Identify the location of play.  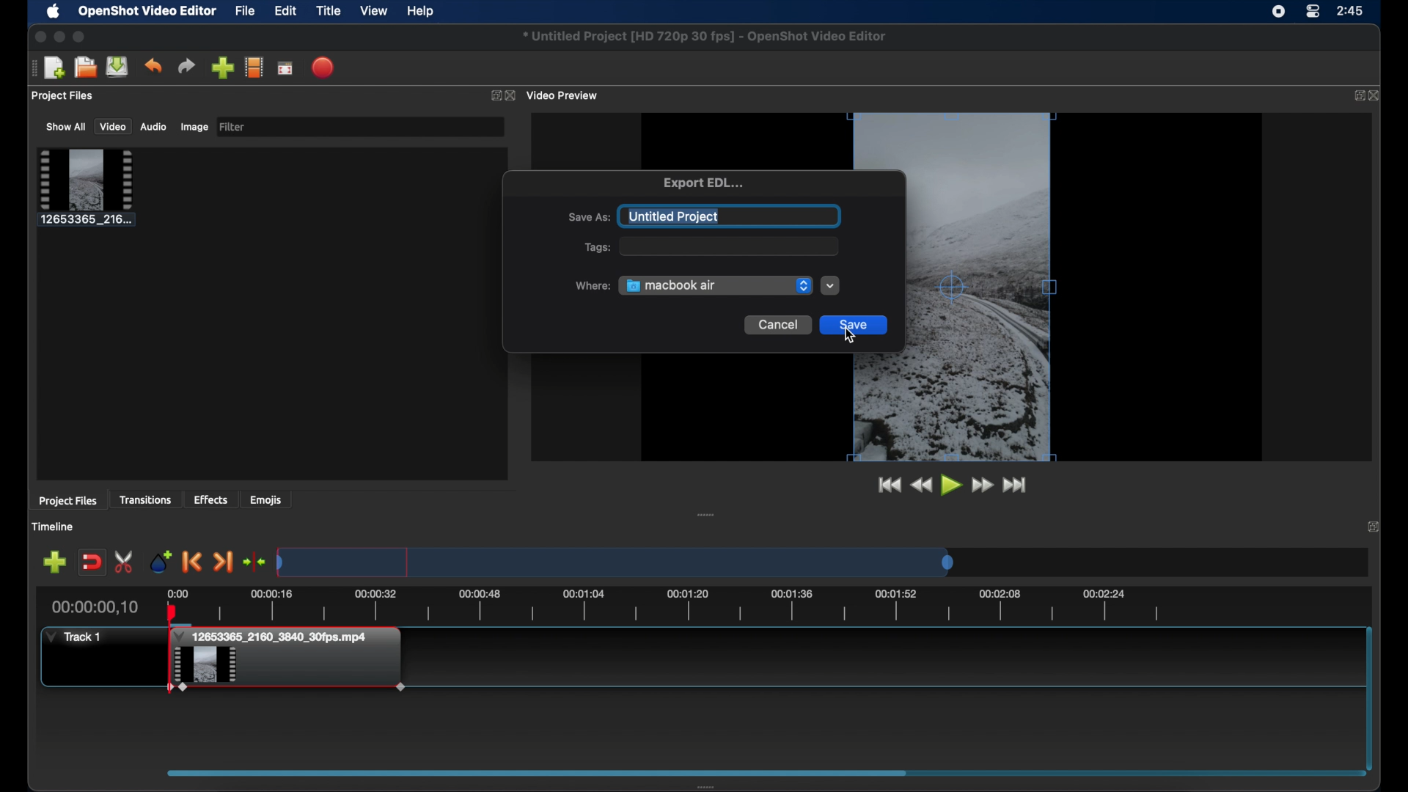
(950, 485).